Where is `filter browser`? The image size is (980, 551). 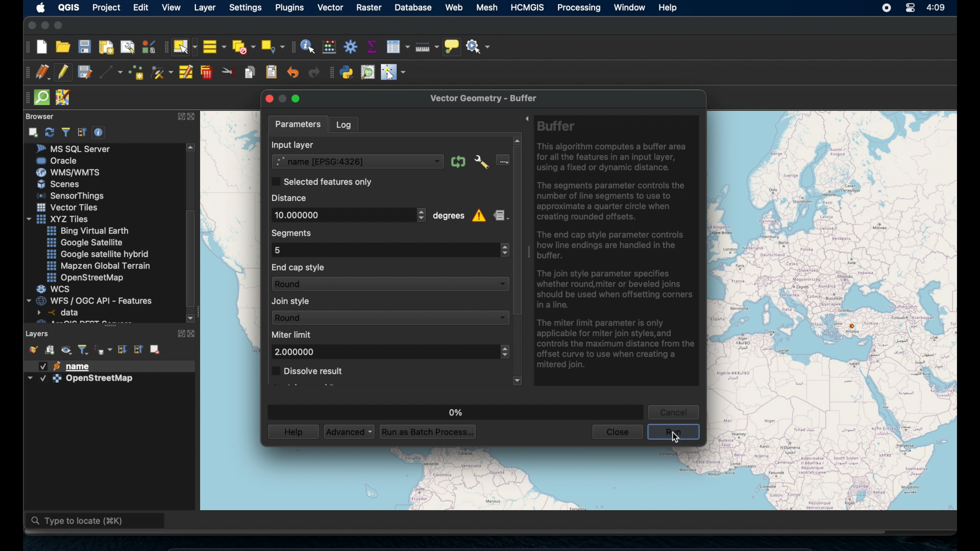 filter browser is located at coordinates (65, 132).